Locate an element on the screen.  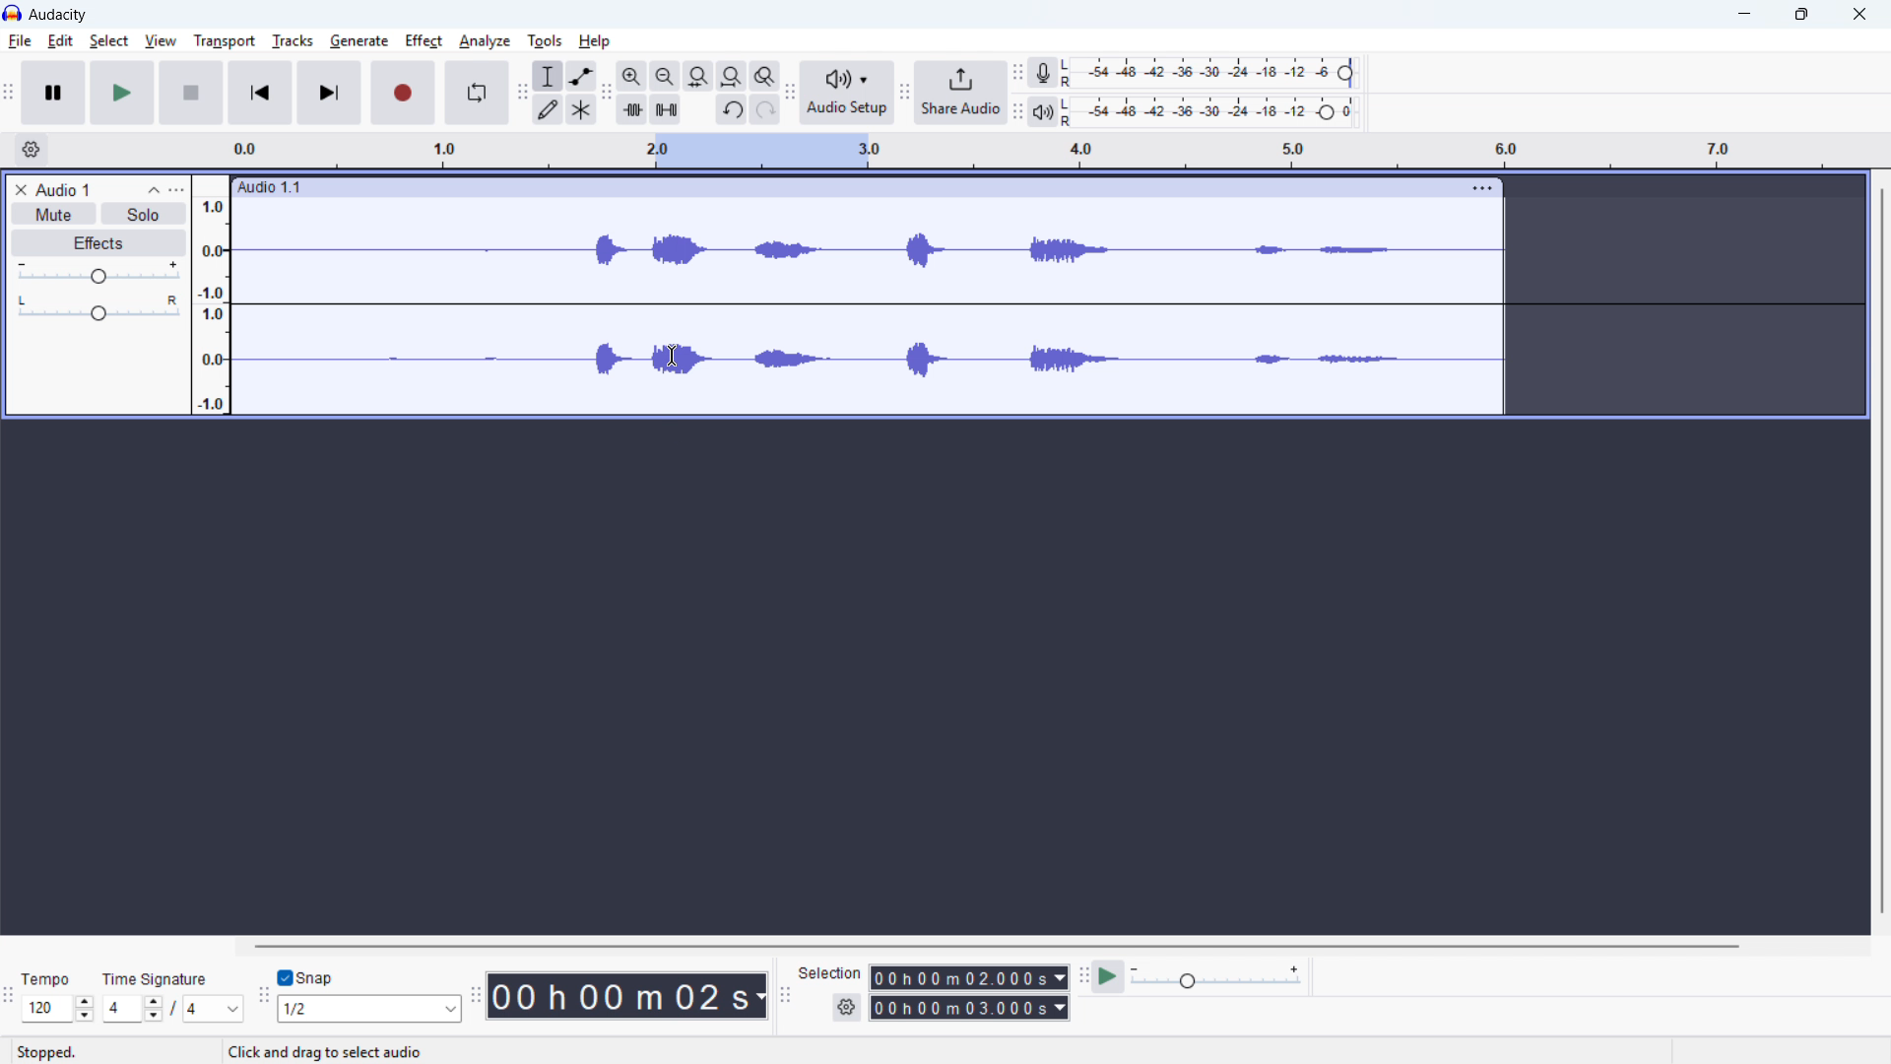
redo is located at coordinates (765, 108).